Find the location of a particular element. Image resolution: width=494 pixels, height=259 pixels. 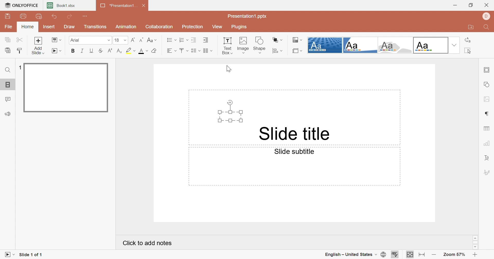

Paste is located at coordinates (7, 50).